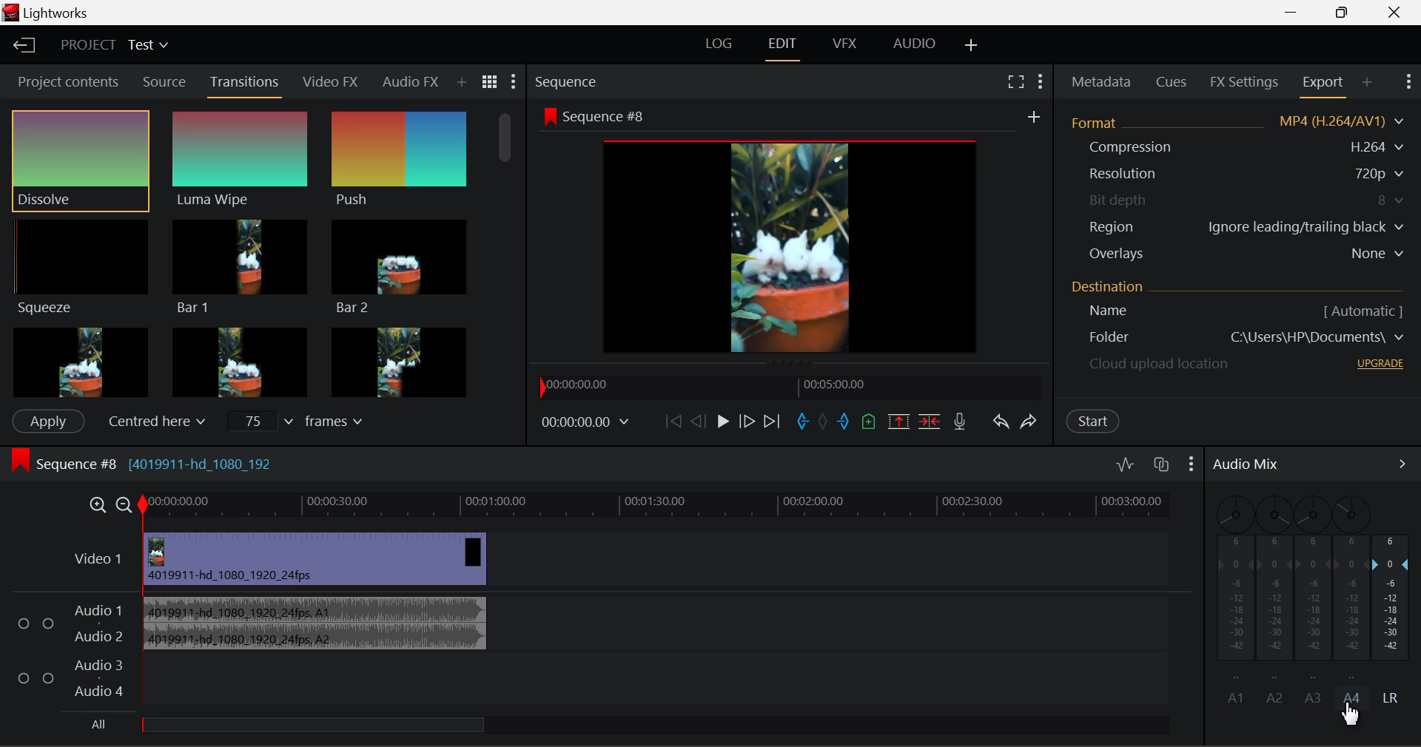 The width and height of the screenshot is (1421, 747). I want to click on Dissolve, so click(80, 159).